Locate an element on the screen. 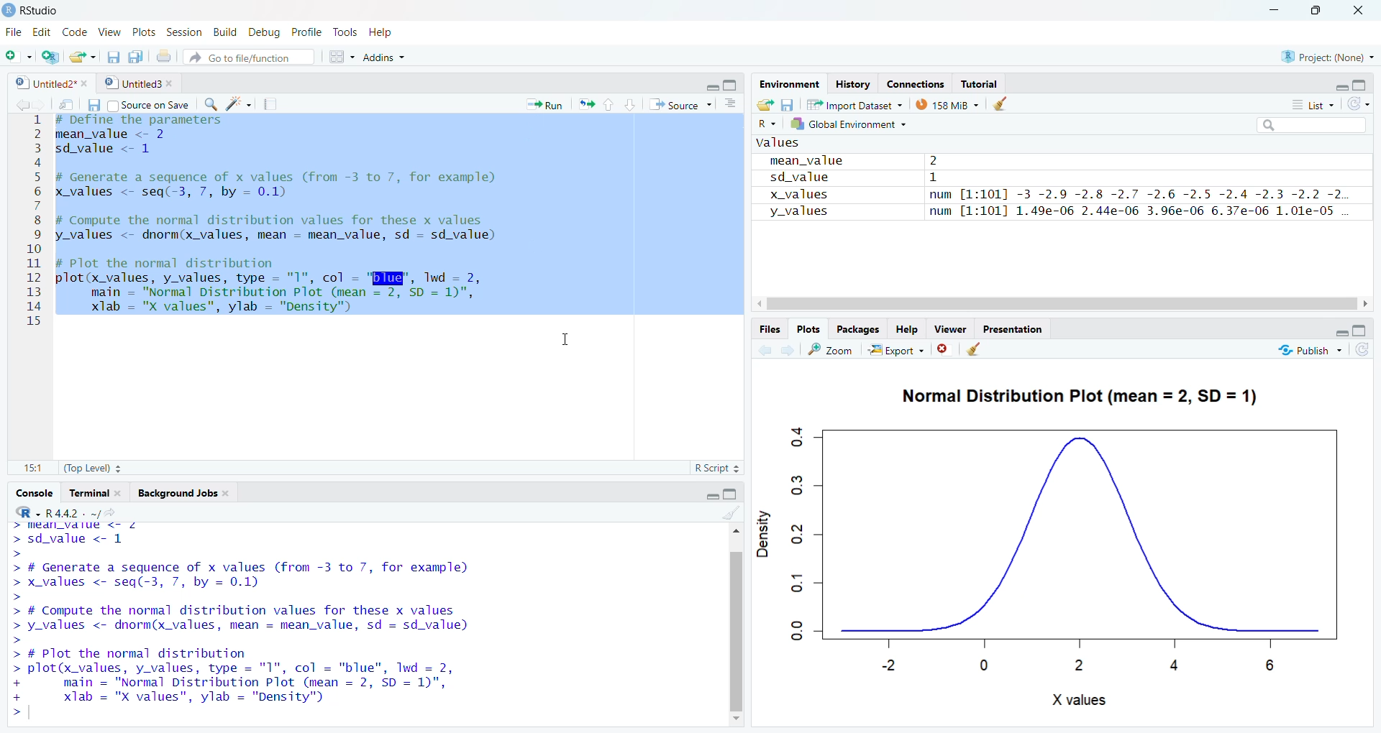 Image resolution: width=1381 pixels, height=733 pixels. RScript  is located at coordinates (708, 466).